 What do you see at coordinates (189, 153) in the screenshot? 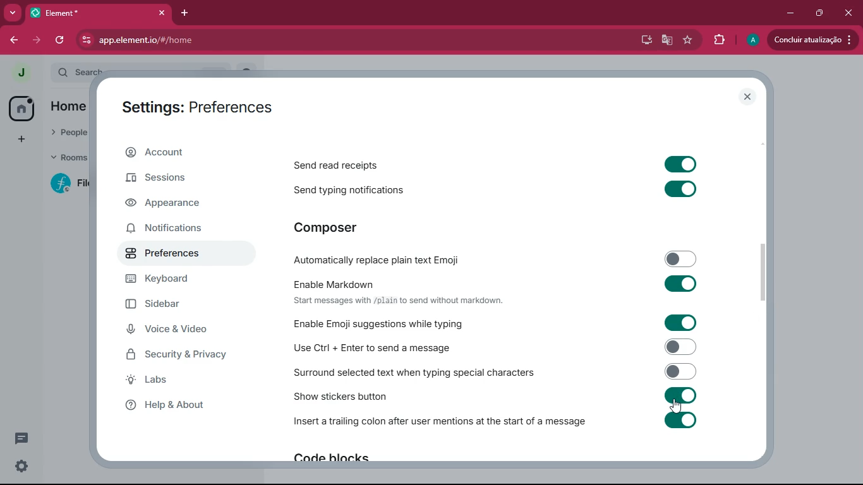
I see `account` at bounding box center [189, 153].